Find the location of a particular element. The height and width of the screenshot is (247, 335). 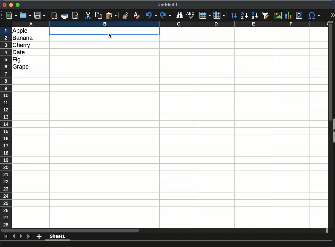

expand is located at coordinates (333, 15).